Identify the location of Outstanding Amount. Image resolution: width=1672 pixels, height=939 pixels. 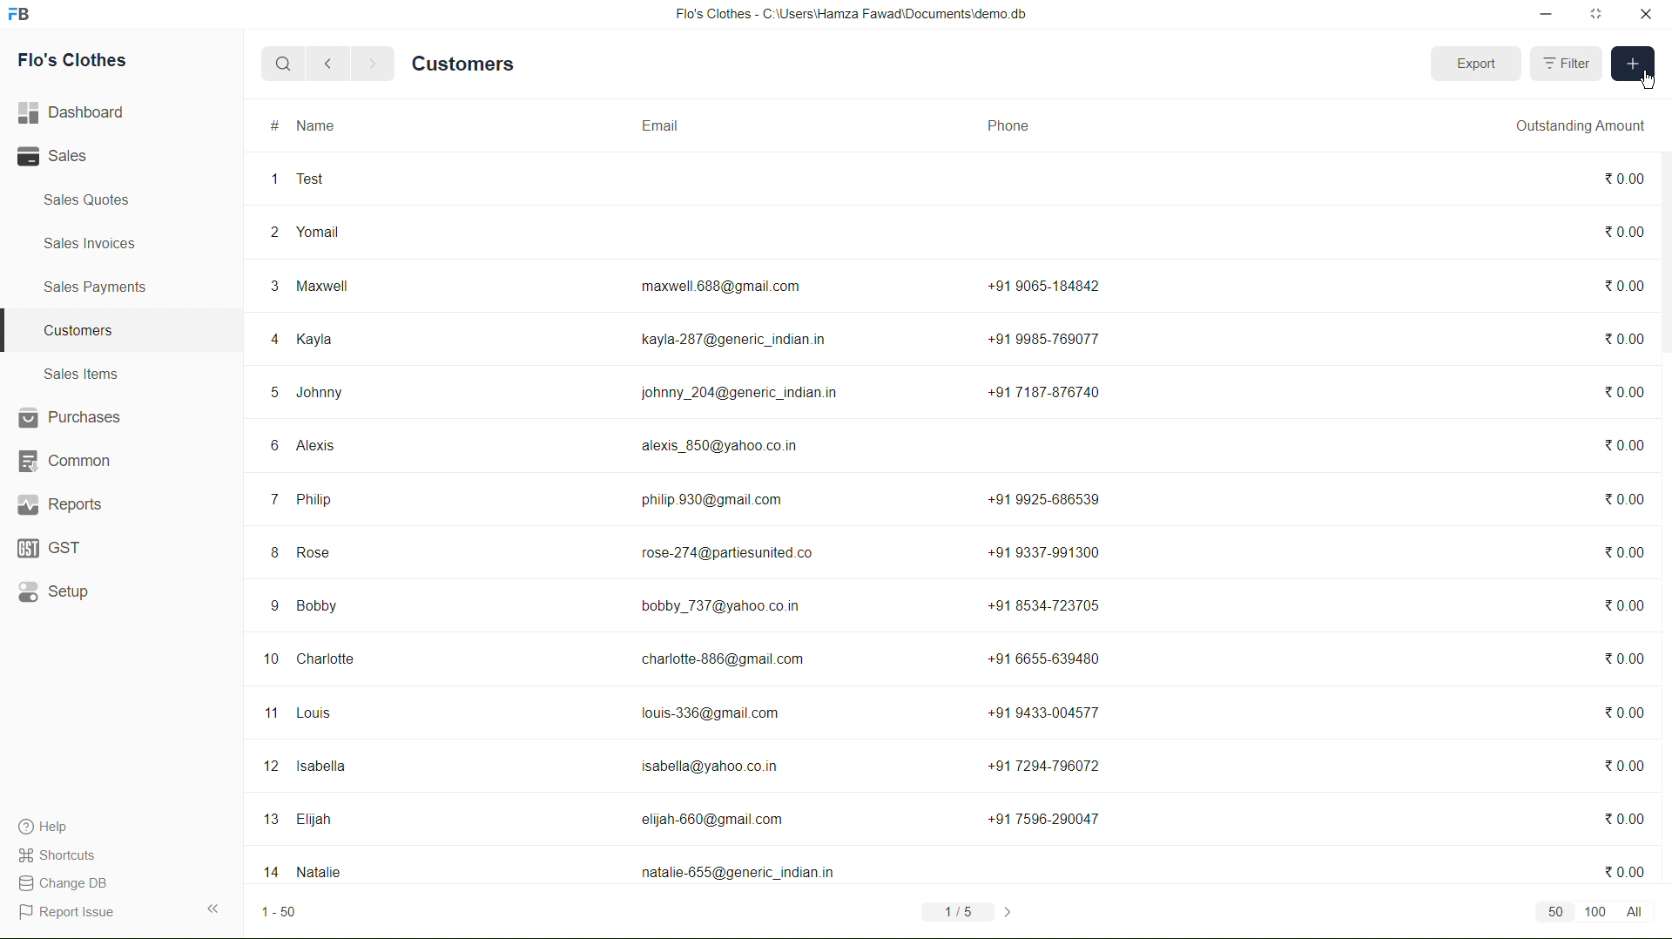
(1579, 125).